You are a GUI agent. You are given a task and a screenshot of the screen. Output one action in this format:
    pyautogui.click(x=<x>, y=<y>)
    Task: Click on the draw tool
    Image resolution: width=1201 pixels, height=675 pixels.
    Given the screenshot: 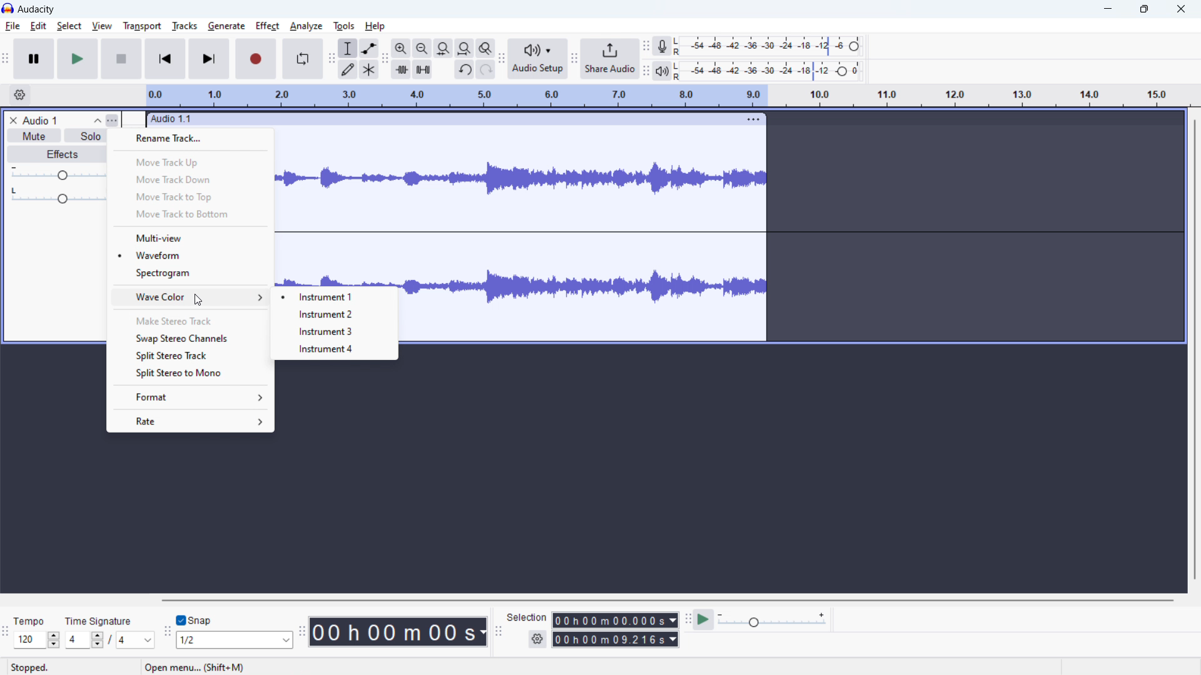 What is the action you would take?
    pyautogui.click(x=348, y=69)
    